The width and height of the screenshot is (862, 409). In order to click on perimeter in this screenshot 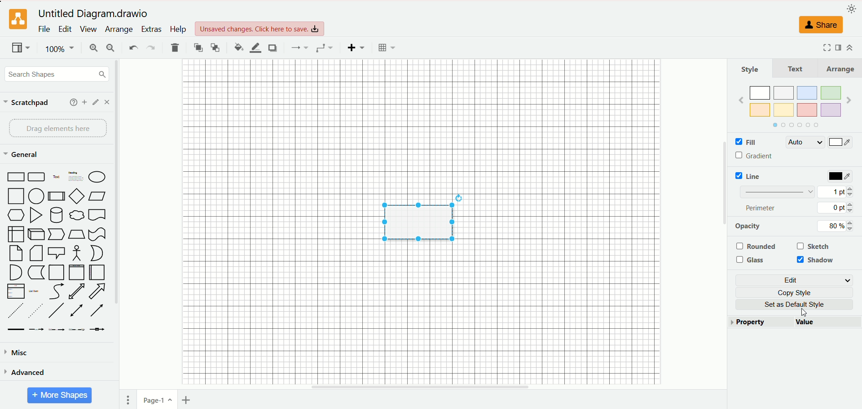, I will do `click(761, 208)`.